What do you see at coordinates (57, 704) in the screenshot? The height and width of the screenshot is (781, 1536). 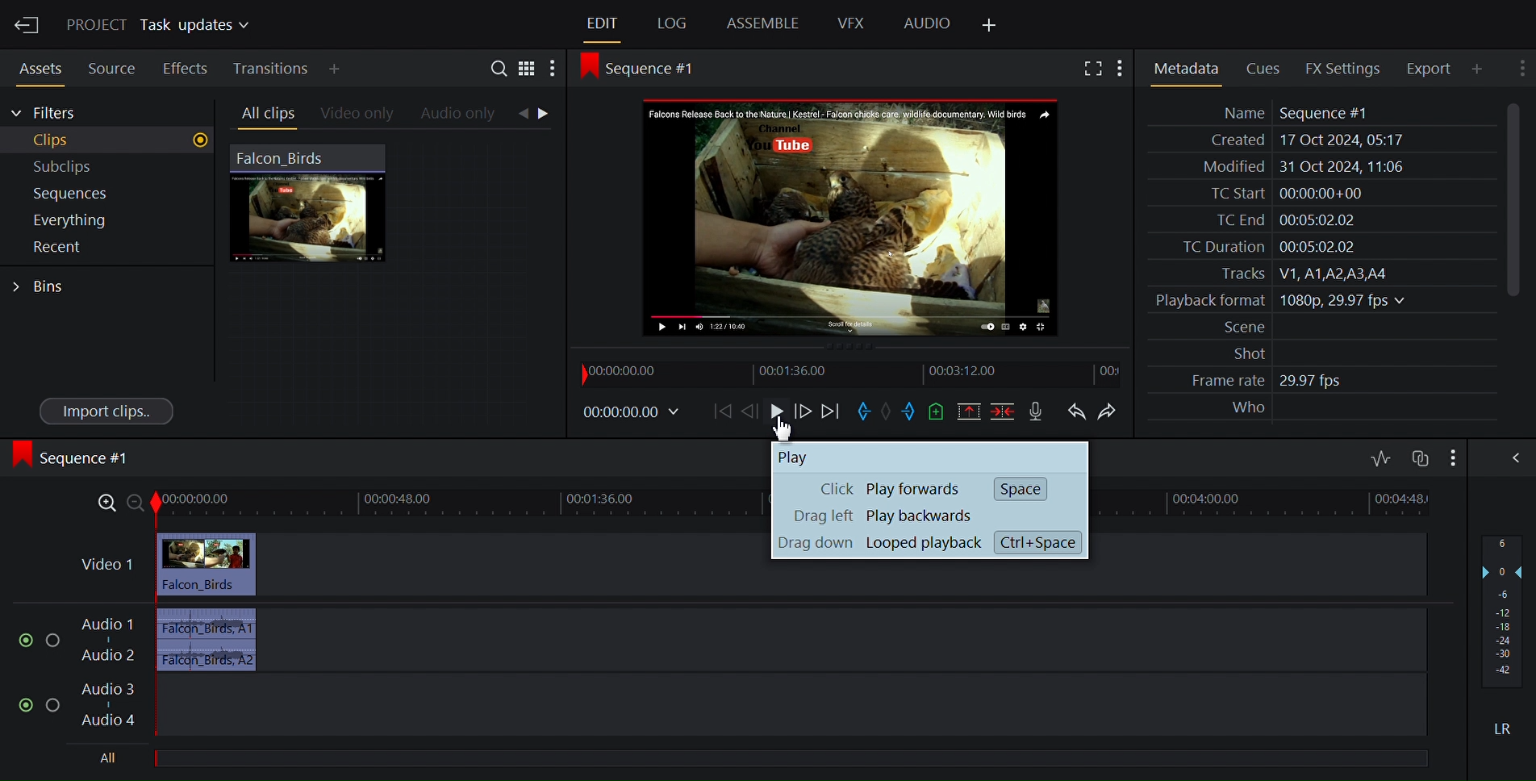 I see `Solo this track` at bounding box center [57, 704].